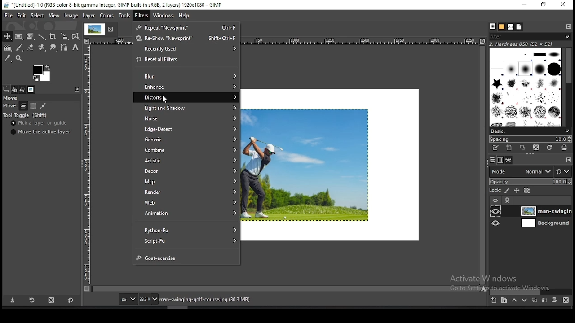  What do you see at coordinates (19, 37) in the screenshot?
I see `rectangle select tool` at bounding box center [19, 37].